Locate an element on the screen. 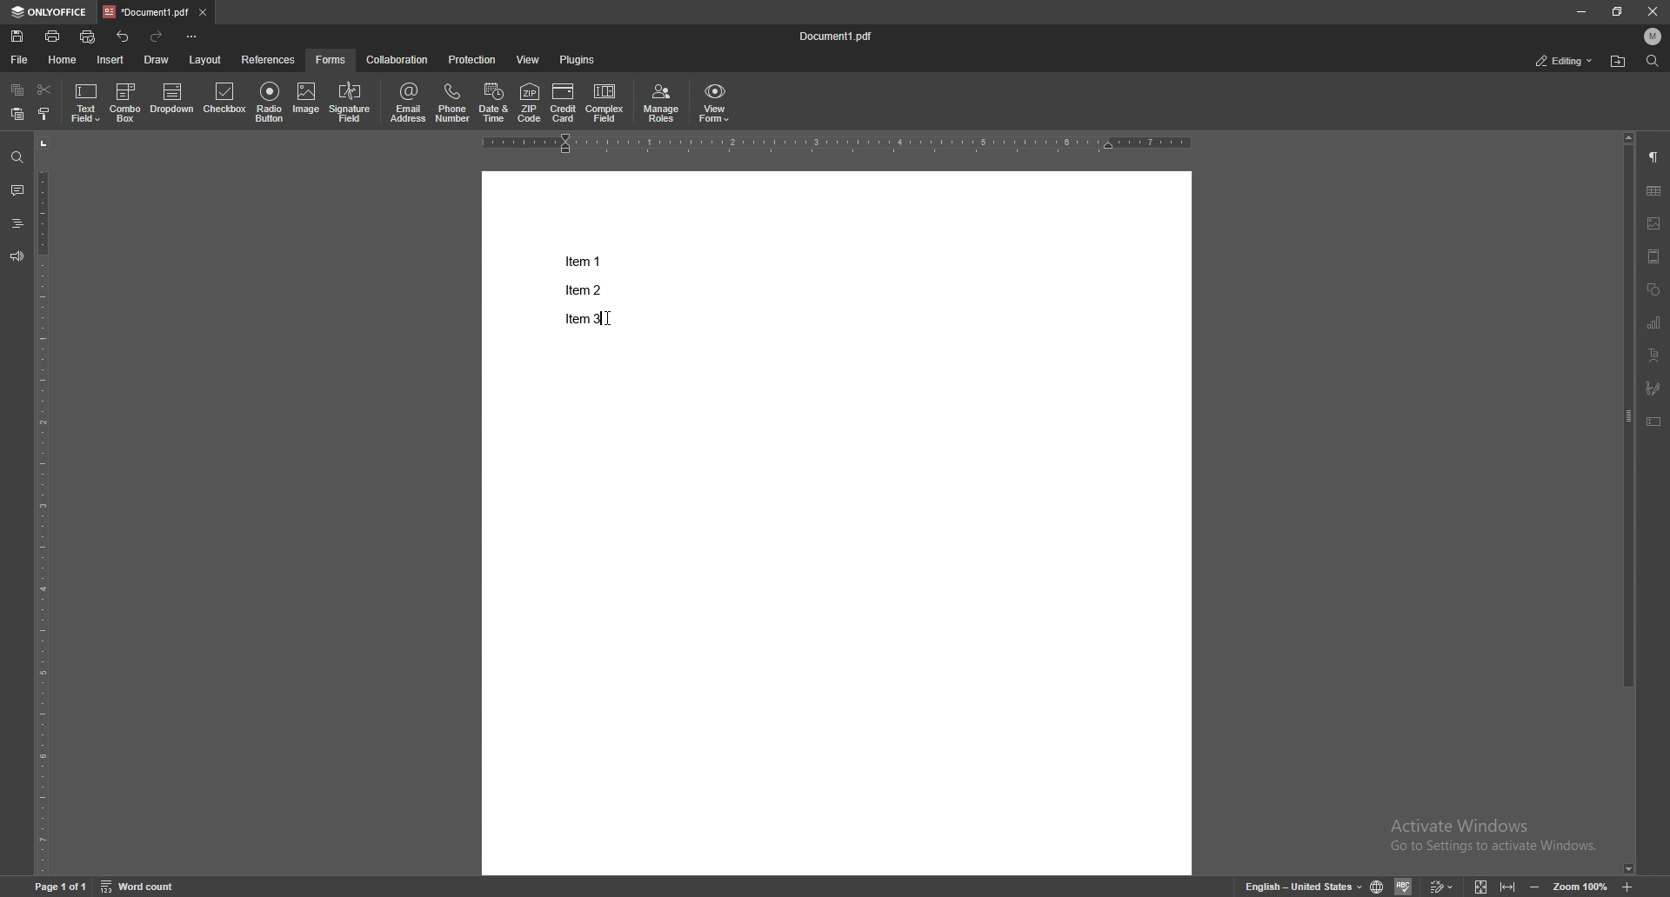 The height and width of the screenshot is (897, 1670). page is located at coordinates (60, 886).